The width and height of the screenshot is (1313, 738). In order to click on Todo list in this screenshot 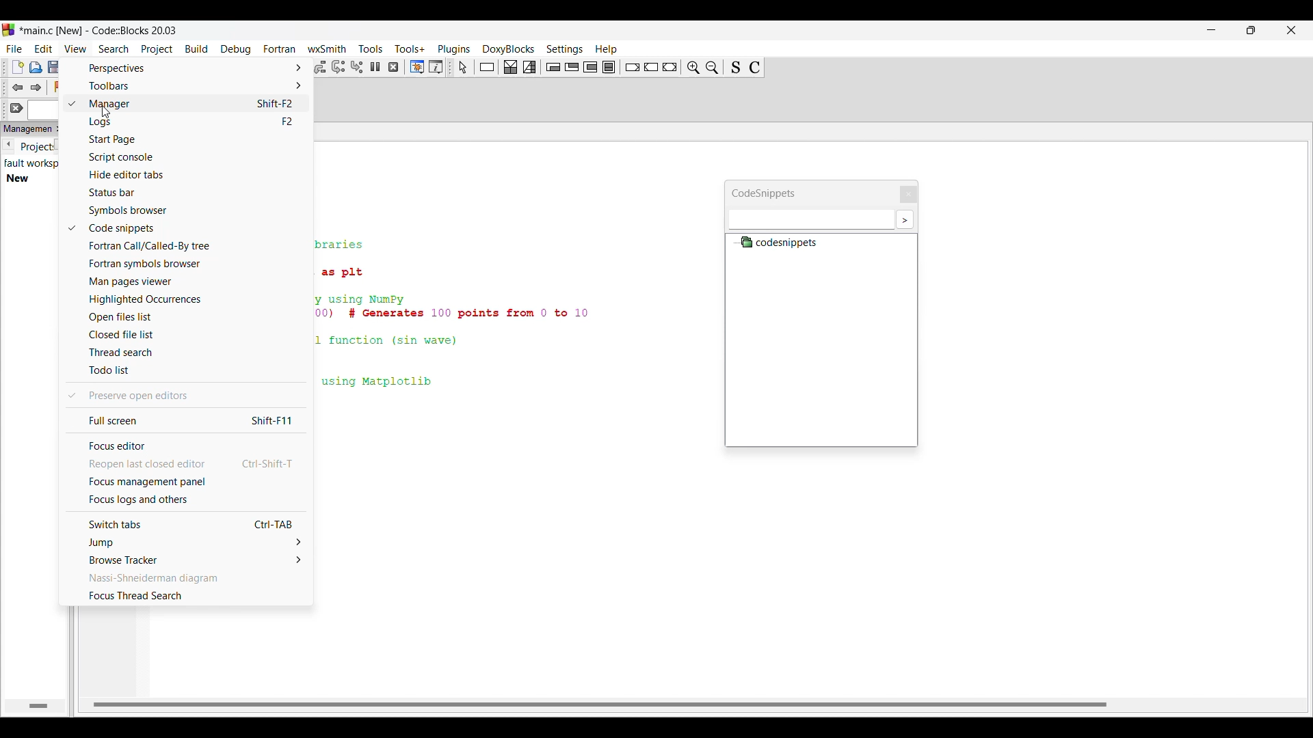, I will do `click(195, 370)`.